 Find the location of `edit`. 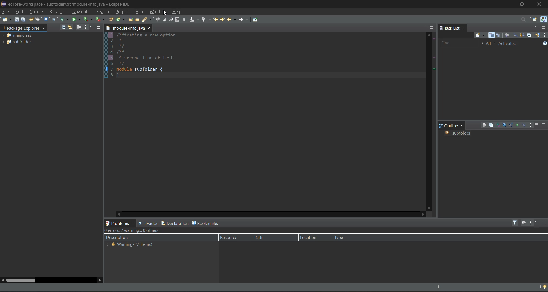

edit is located at coordinates (21, 12).